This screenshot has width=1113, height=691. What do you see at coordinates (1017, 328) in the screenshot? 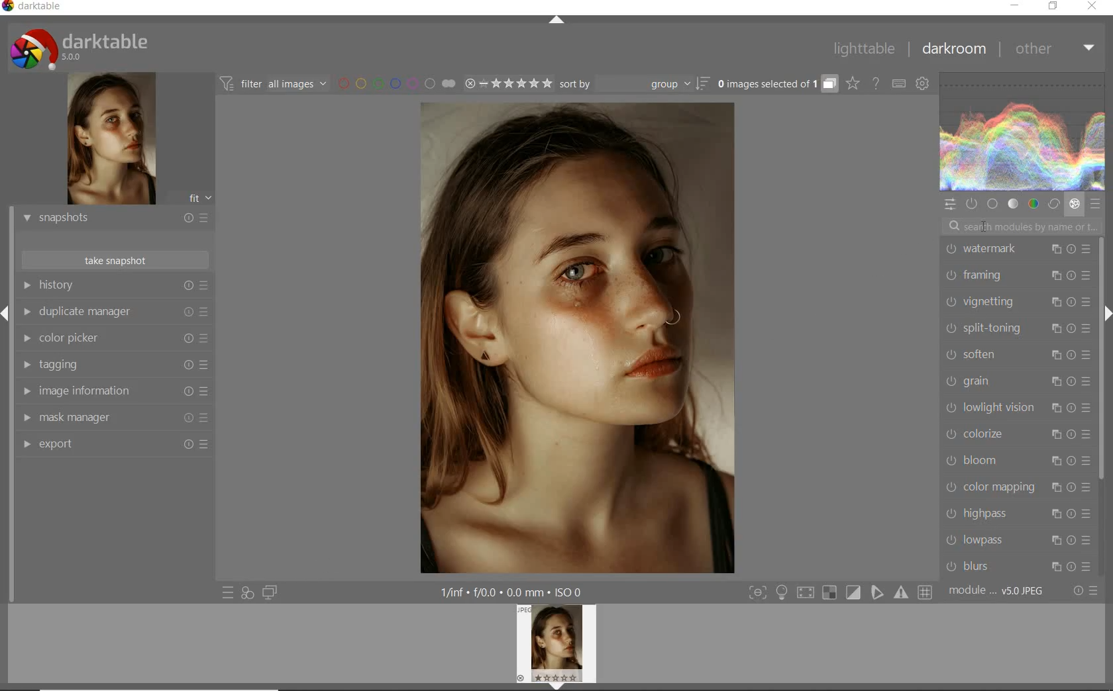
I see `split-toning` at bounding box center [1017, 328].